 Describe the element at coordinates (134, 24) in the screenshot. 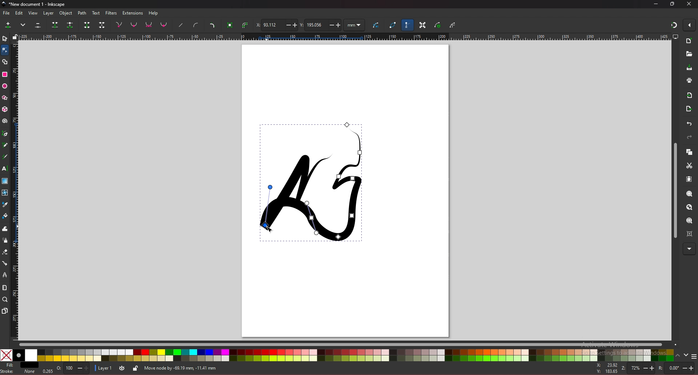

I see `smooth node` at that location.